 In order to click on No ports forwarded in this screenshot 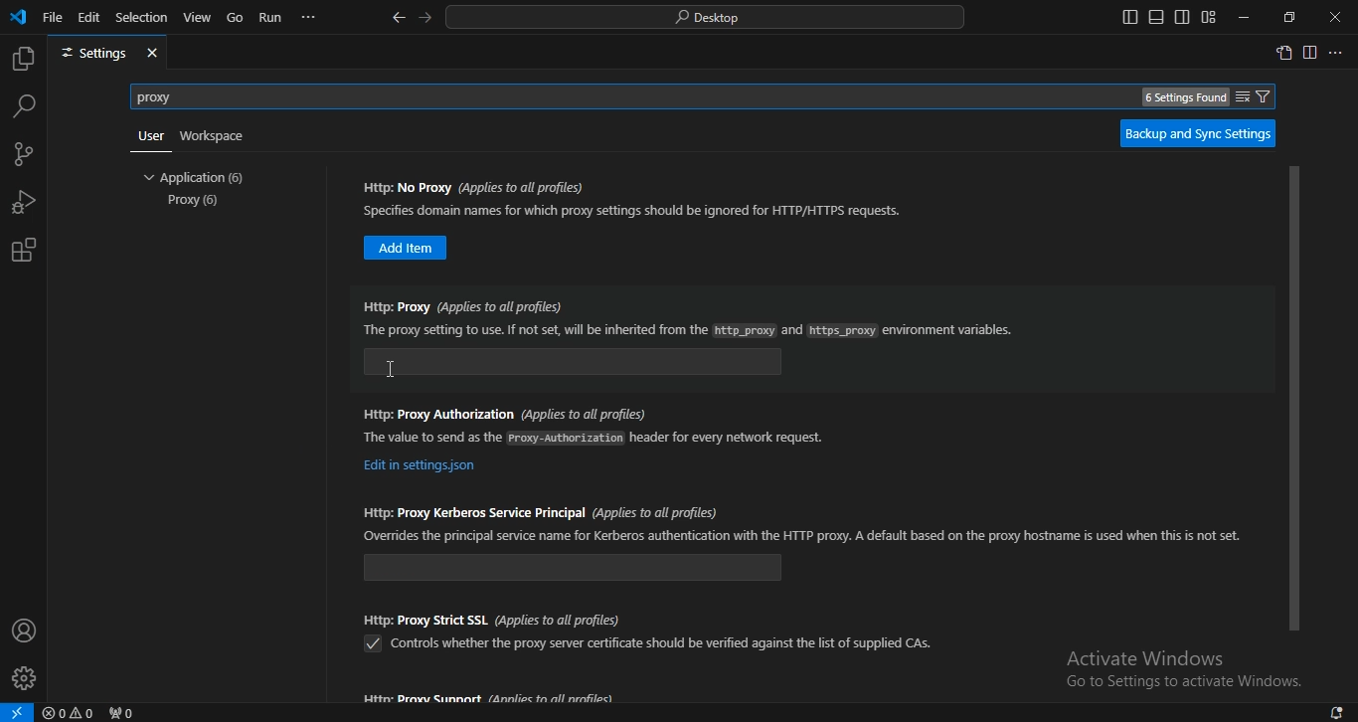, I will do `click(124, 711)`.